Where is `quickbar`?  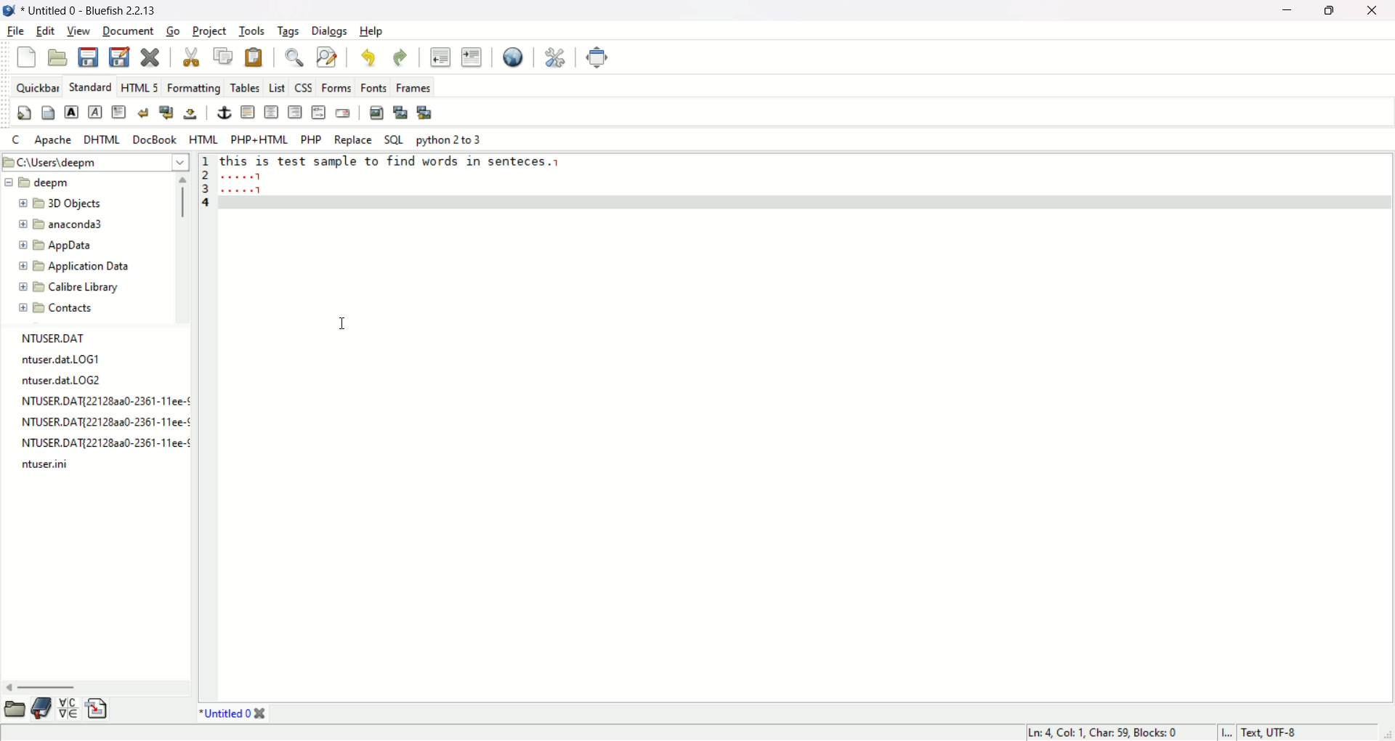
quickbar is located at coordinates (36, 88).